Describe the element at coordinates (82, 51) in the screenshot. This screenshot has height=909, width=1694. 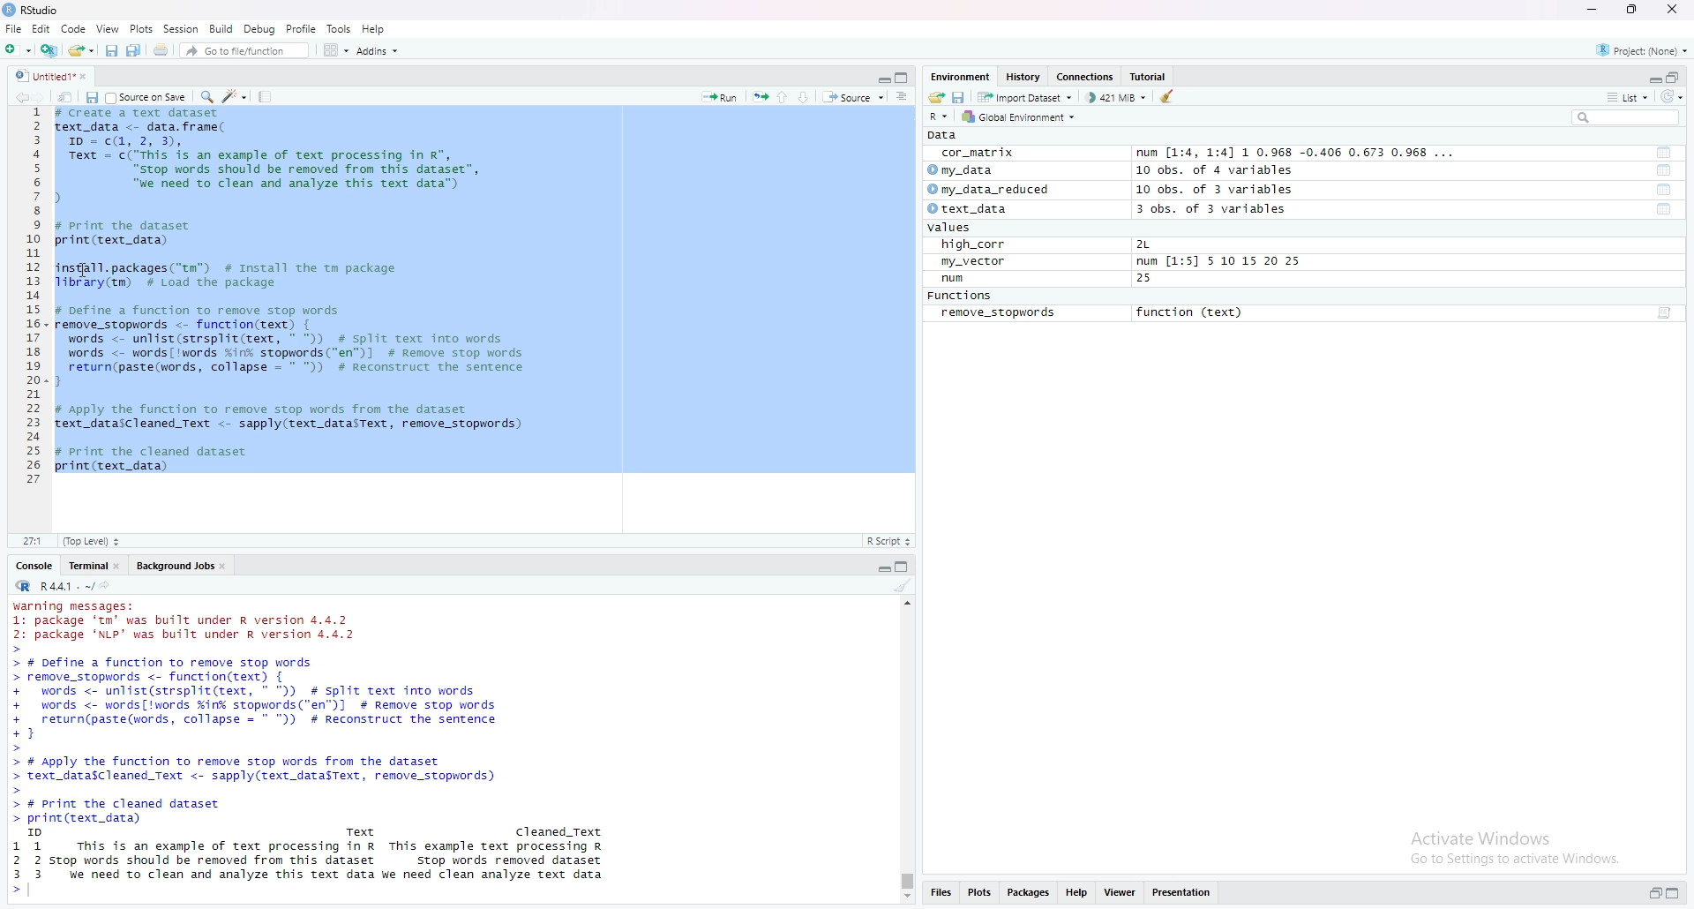
I see `open an existing file` at that location.